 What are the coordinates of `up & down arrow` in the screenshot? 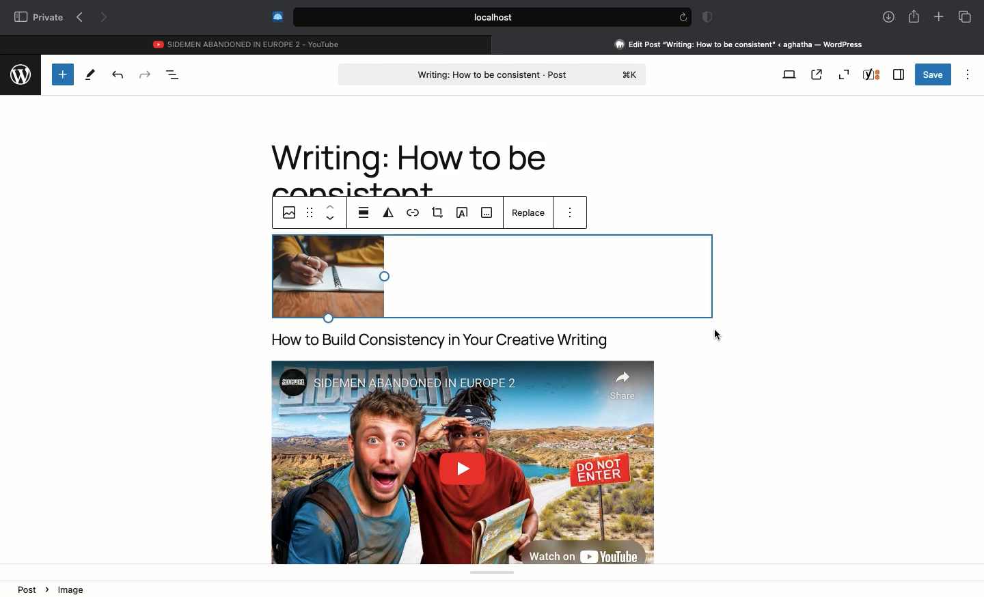 It's located at (331, 212).